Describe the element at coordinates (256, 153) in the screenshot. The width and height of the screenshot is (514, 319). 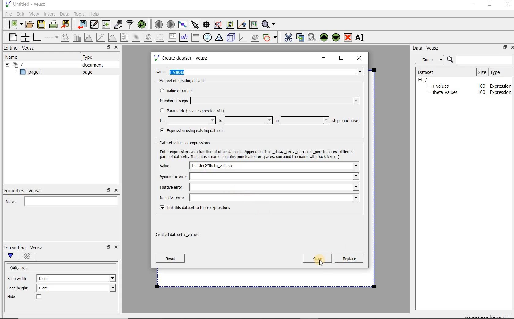
I see `Enter expressions as a function of other datasets. Append suffixes _data, _serr, _nerr and _perr to access different
parts of datasets. If a dataset name contains punctuation or spaces, surround the name with backticks (*).` at that location.